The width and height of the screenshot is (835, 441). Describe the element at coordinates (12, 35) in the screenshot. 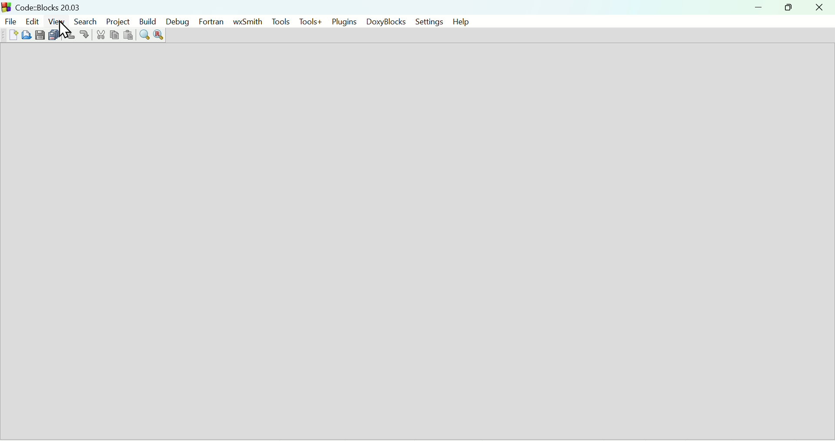

I see `New file` at that location.